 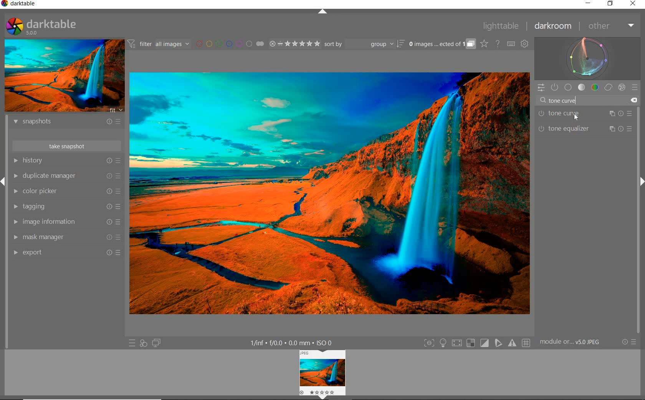 I want to click on DISPLAY A SECOND DARKROOM IMAGE WINDOW, so click(x=157, y=343).